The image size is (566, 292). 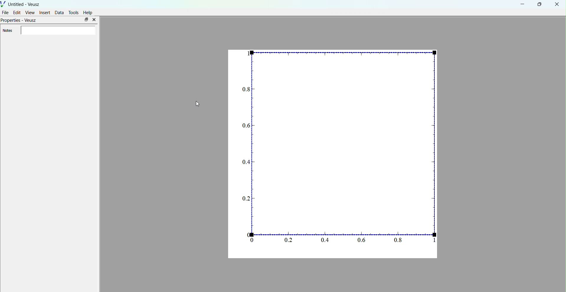 What do you see at coordinates (45, 12) in the screenshot?
I see `Insert` at bounding box center [45, 12].